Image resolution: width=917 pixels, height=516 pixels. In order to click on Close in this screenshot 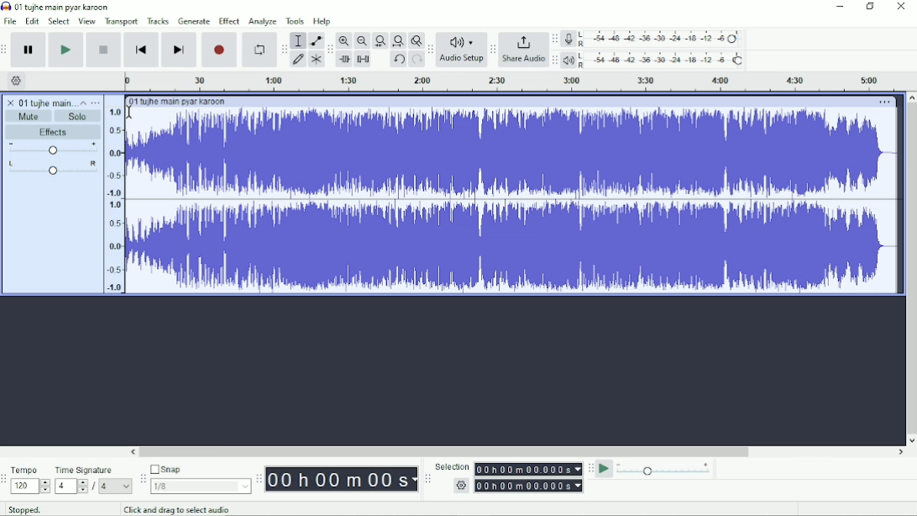, I will do `click(900, 7)`.